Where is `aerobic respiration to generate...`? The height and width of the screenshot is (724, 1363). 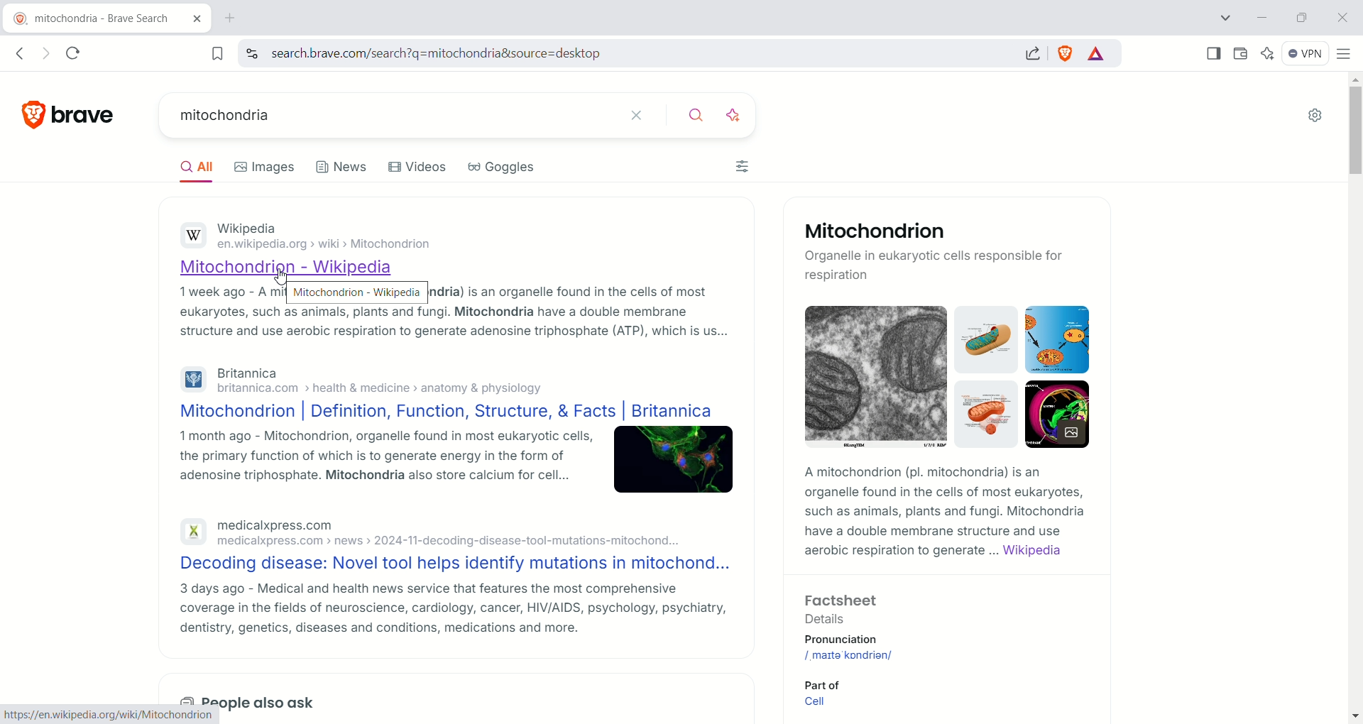
aerobic respiration to generate... is located at coordinates (901, 549).